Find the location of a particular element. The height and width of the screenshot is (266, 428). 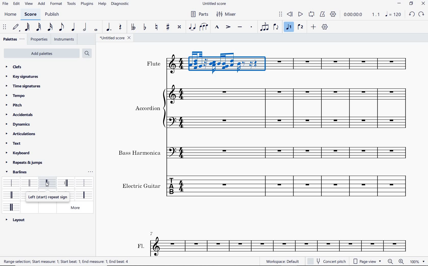

single barline is located at coordinates (10, 182).